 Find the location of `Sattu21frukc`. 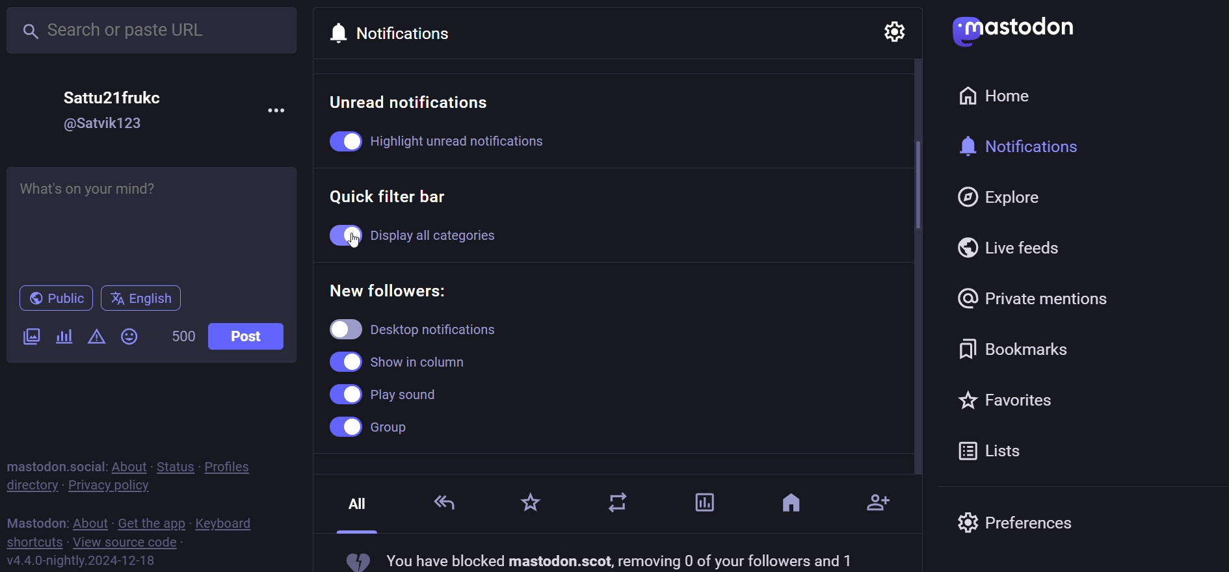

Sattu21frukc is located at coordinates (113, 96).